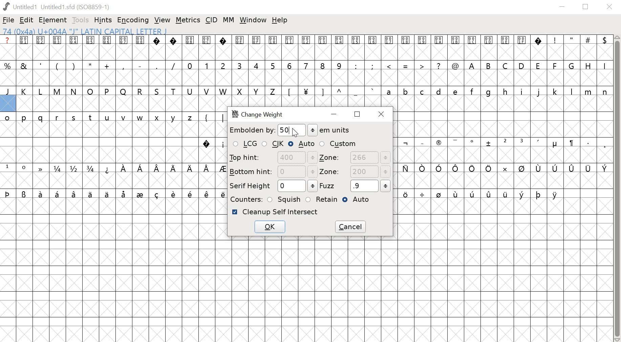 The image size is (621, 342). I want to click on SERIF HEIGHT, so click(272, 186).